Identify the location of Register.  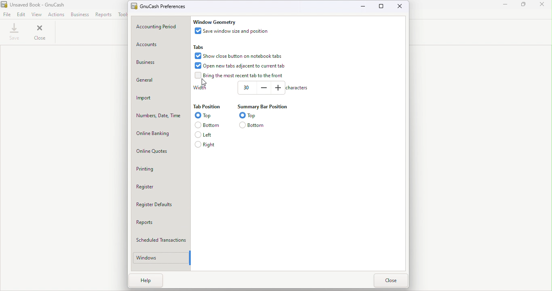
(161, 186).